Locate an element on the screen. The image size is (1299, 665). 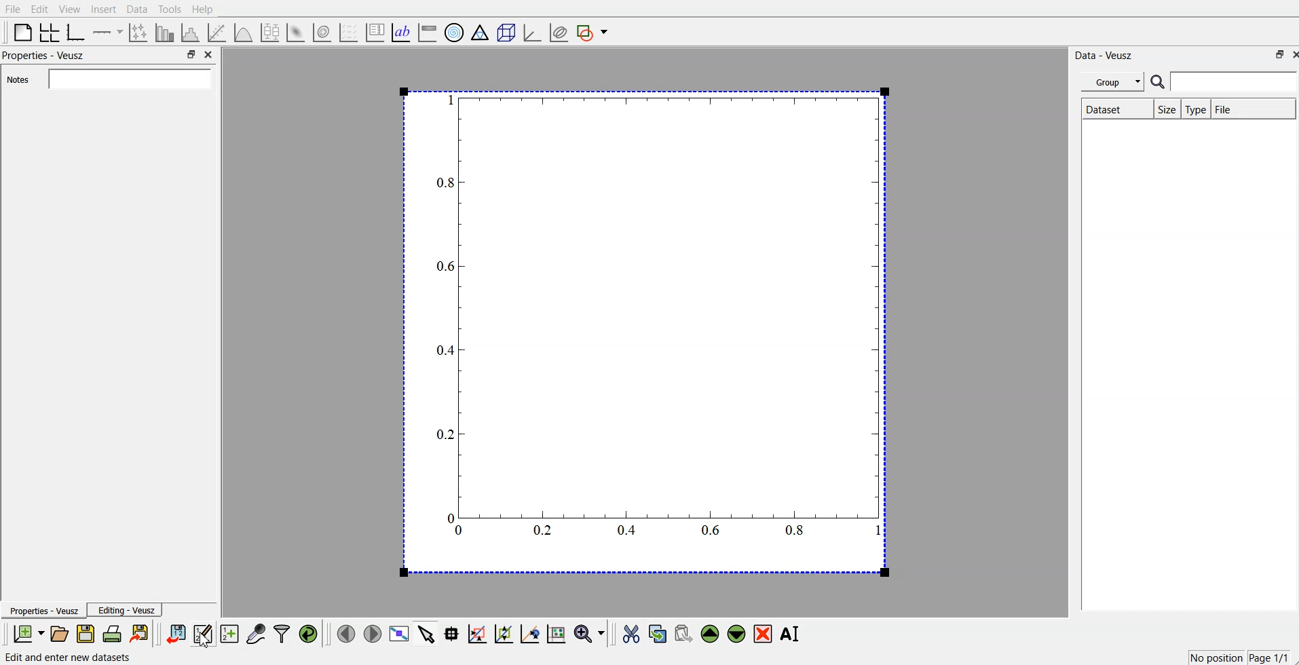
save document is located at coordinates (86, 634).